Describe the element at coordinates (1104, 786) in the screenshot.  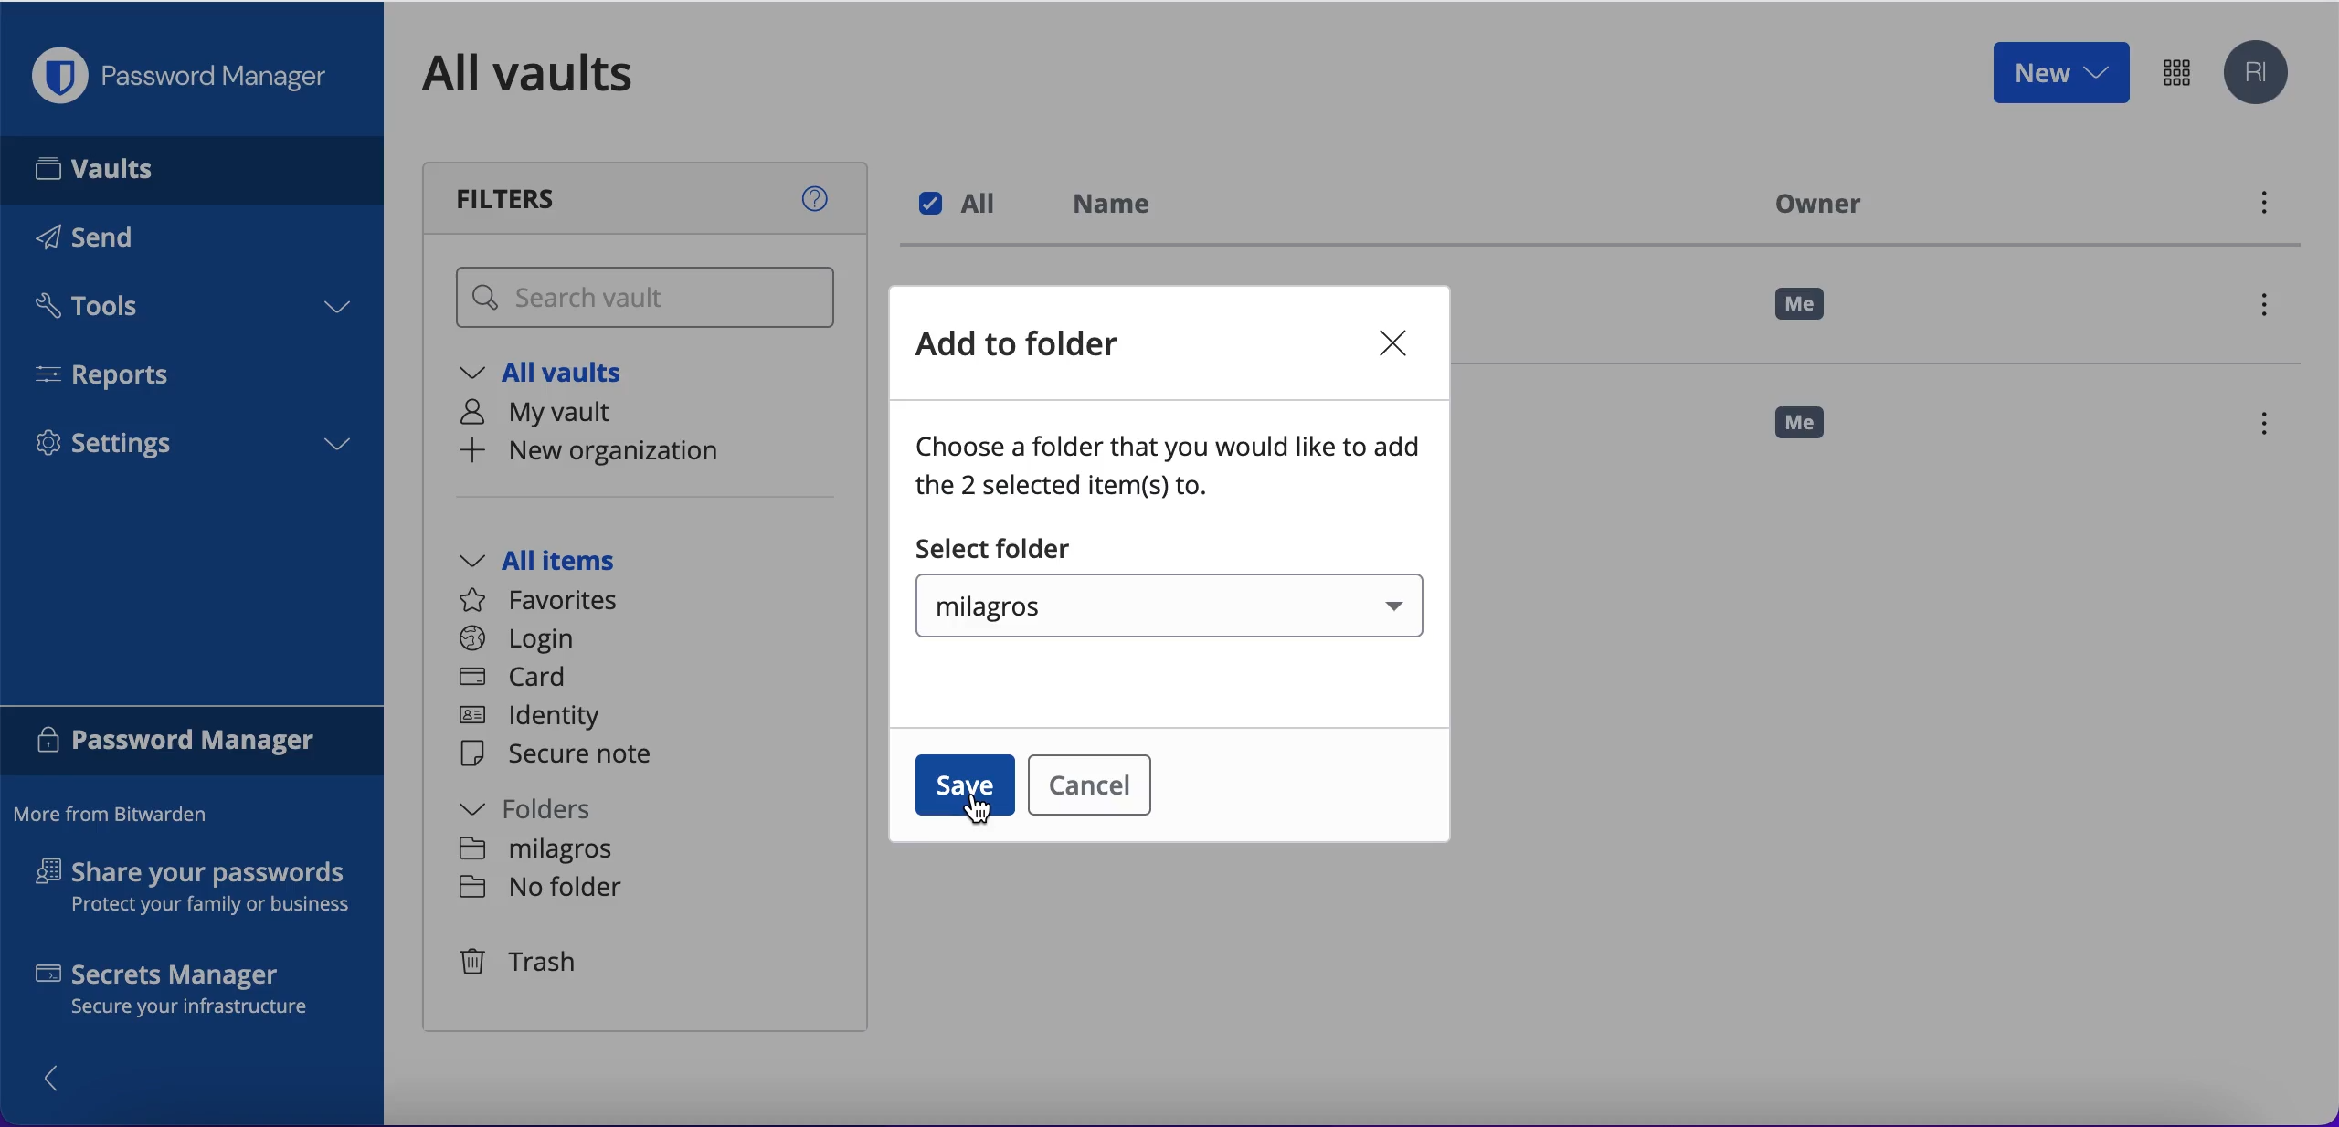
I see `cancel` at that location.